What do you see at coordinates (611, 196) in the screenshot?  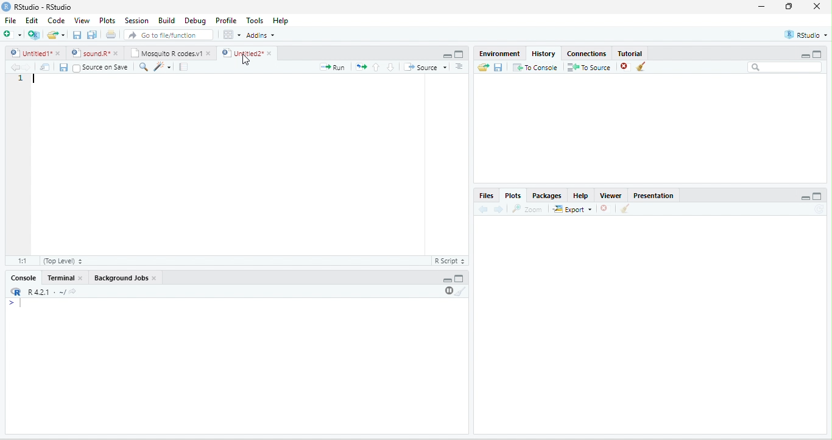 I see `Viewer` at bounding box center [611, 196].